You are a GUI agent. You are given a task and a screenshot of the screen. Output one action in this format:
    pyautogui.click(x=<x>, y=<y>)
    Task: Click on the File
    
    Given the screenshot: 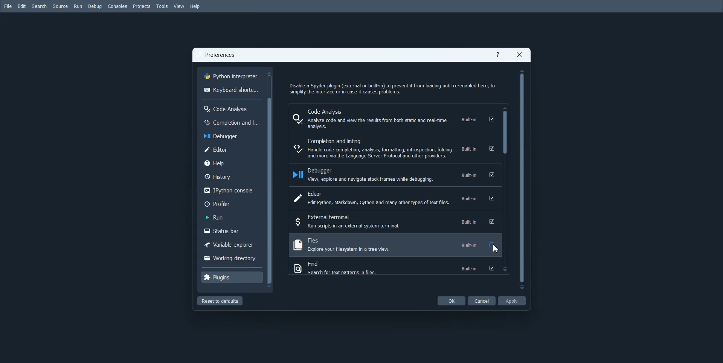 What is the action you would take?
    pyautogui.click(x=8, y=6)
    